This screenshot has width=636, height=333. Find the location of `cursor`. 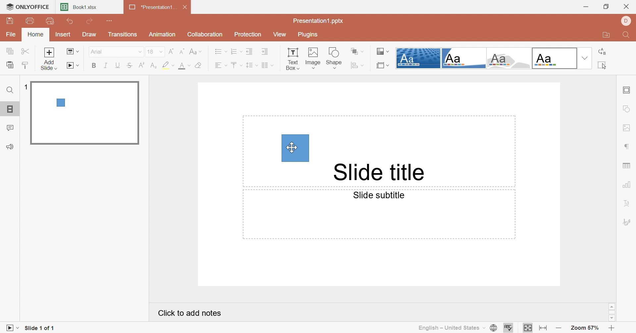

cursor is located at coordinates (291, 148).